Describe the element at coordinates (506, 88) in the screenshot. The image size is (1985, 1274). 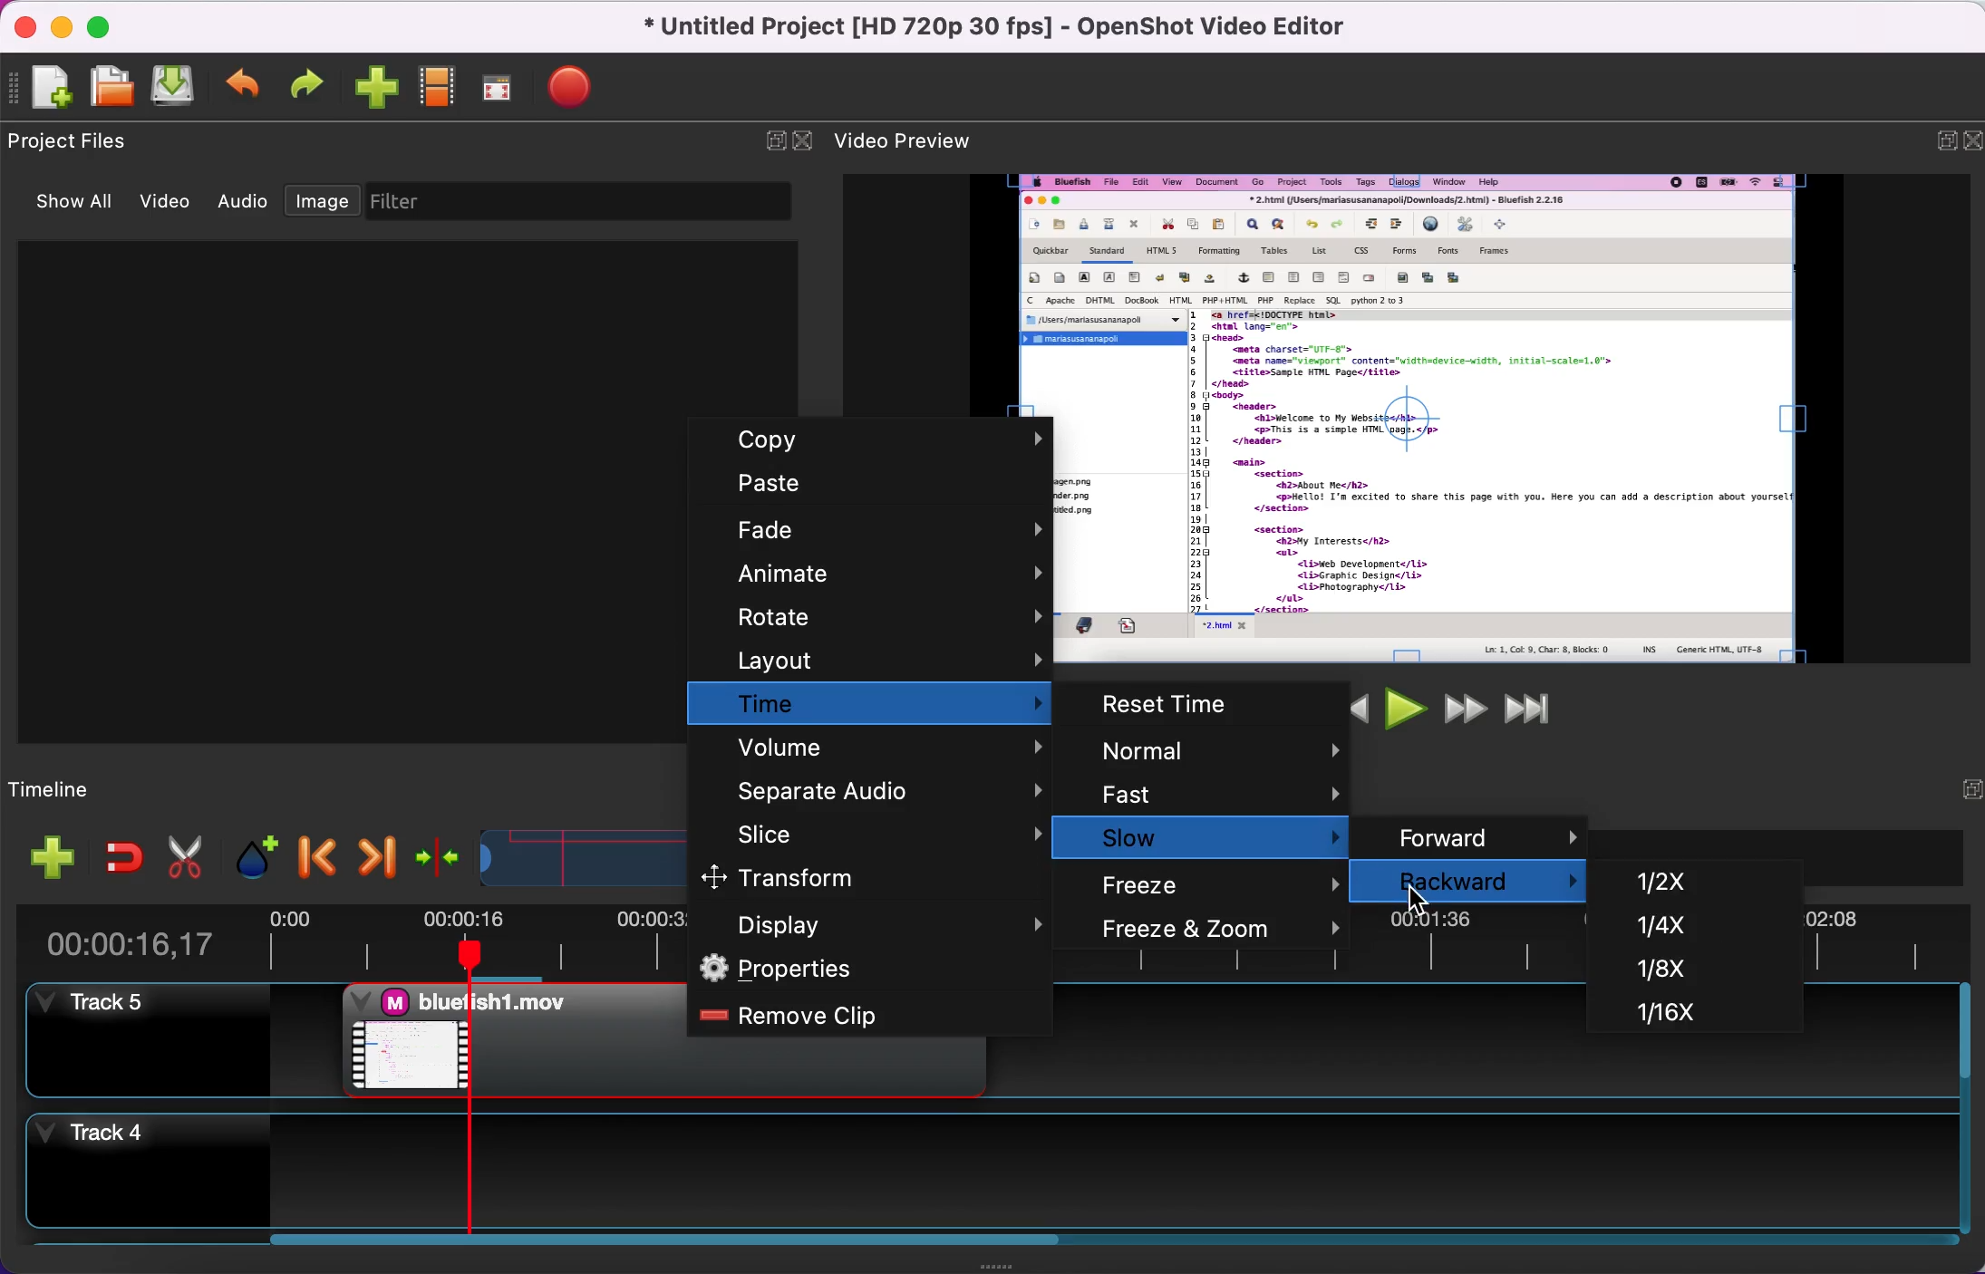
I see `full screen` at that location.